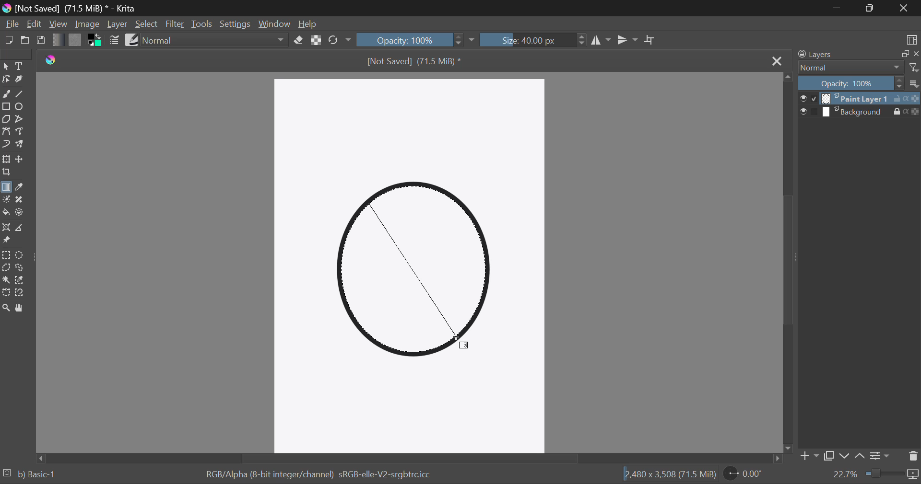 The image size is (921, 484). What do you see at coordinates (913, 68) in the screenshot?
I see `filter` at bounding box center [913, 68].